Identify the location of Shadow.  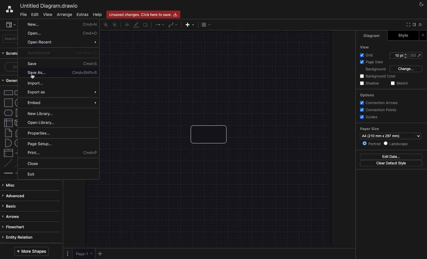
(146, 25).